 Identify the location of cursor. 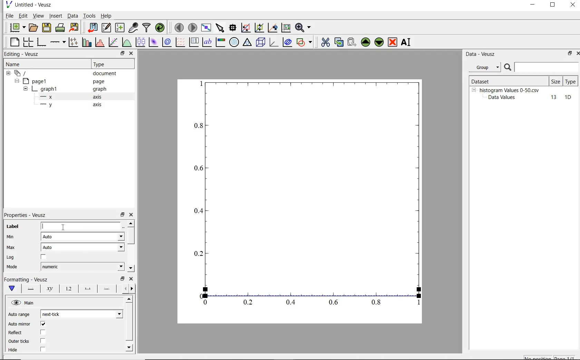
(65, 227).